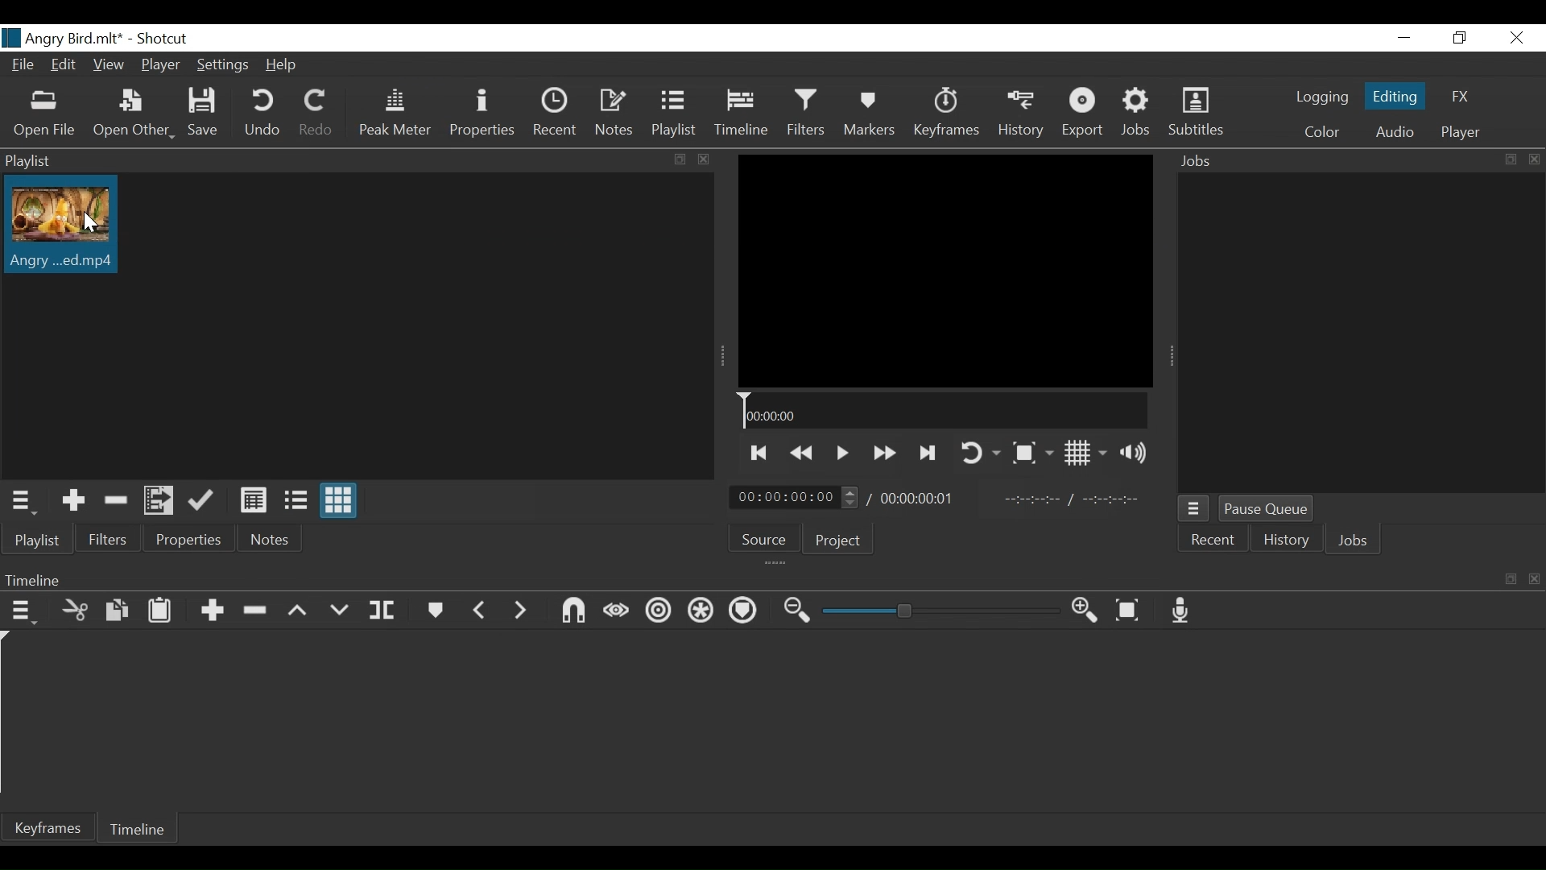 This screenshot has width=1546, height=870. Describe the element at coordinates (89, 227) in the screenshot. I see `cursor` at that location.